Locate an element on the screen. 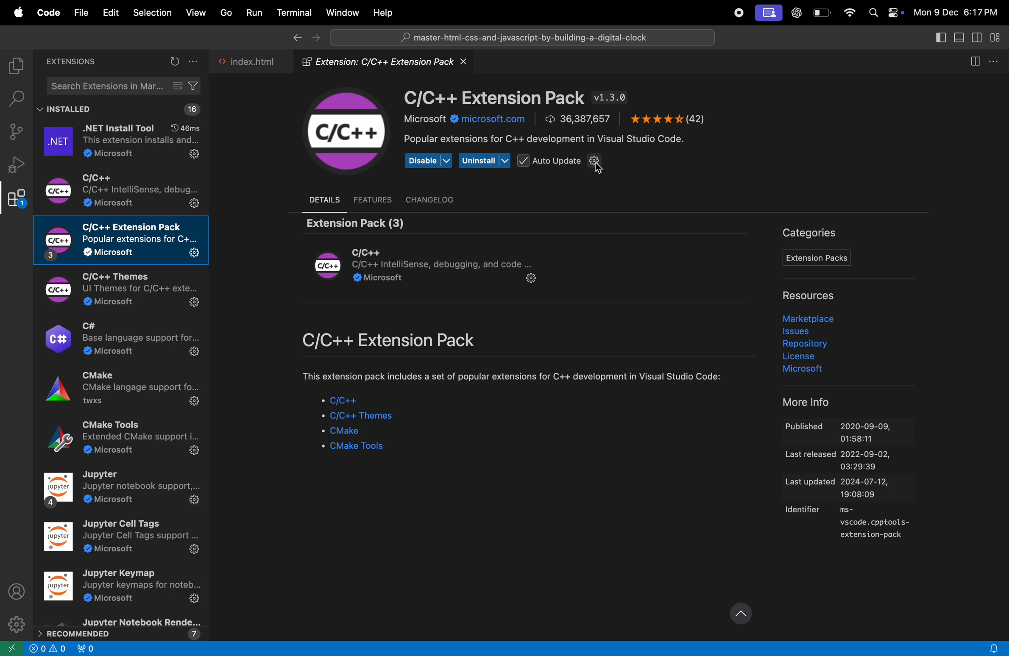 This screenshot has width=1009, height=656. Categories is located at coordinates (814, 233).